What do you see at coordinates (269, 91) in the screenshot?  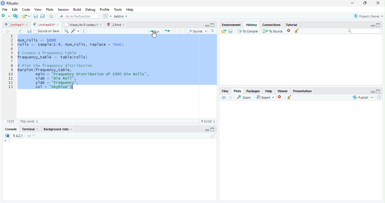 I see `Help` at bounding box center [269, 91].